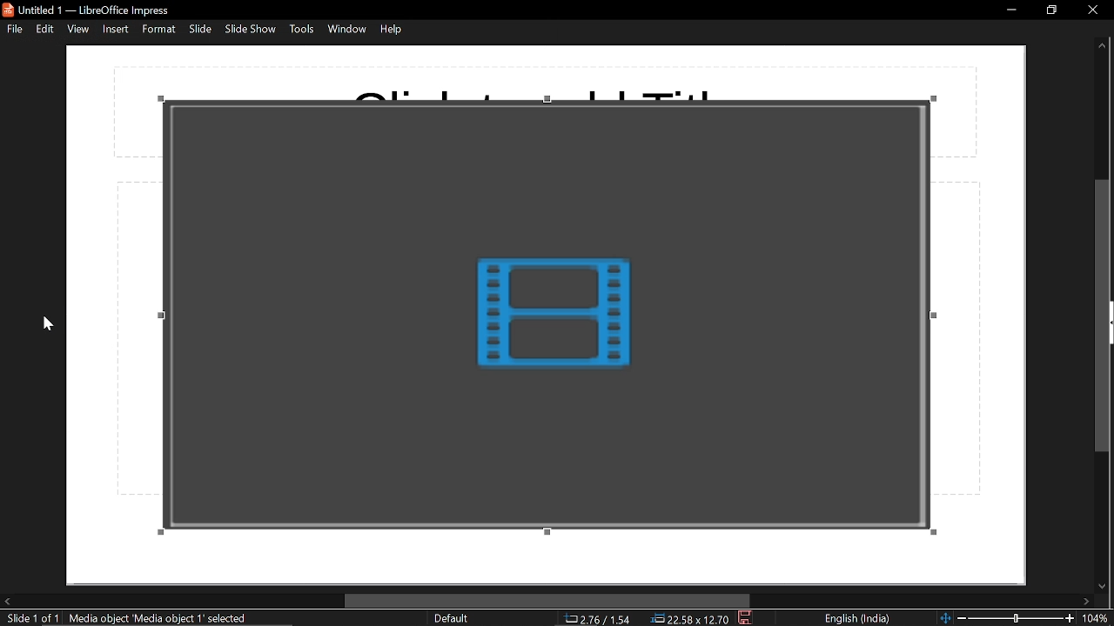 The height and width of the screenshot is (626, 1114). I want to click on slideshow, so click(252, 30).